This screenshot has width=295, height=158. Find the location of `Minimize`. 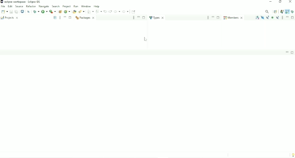

Minimize is located at coordinates (65, 17).